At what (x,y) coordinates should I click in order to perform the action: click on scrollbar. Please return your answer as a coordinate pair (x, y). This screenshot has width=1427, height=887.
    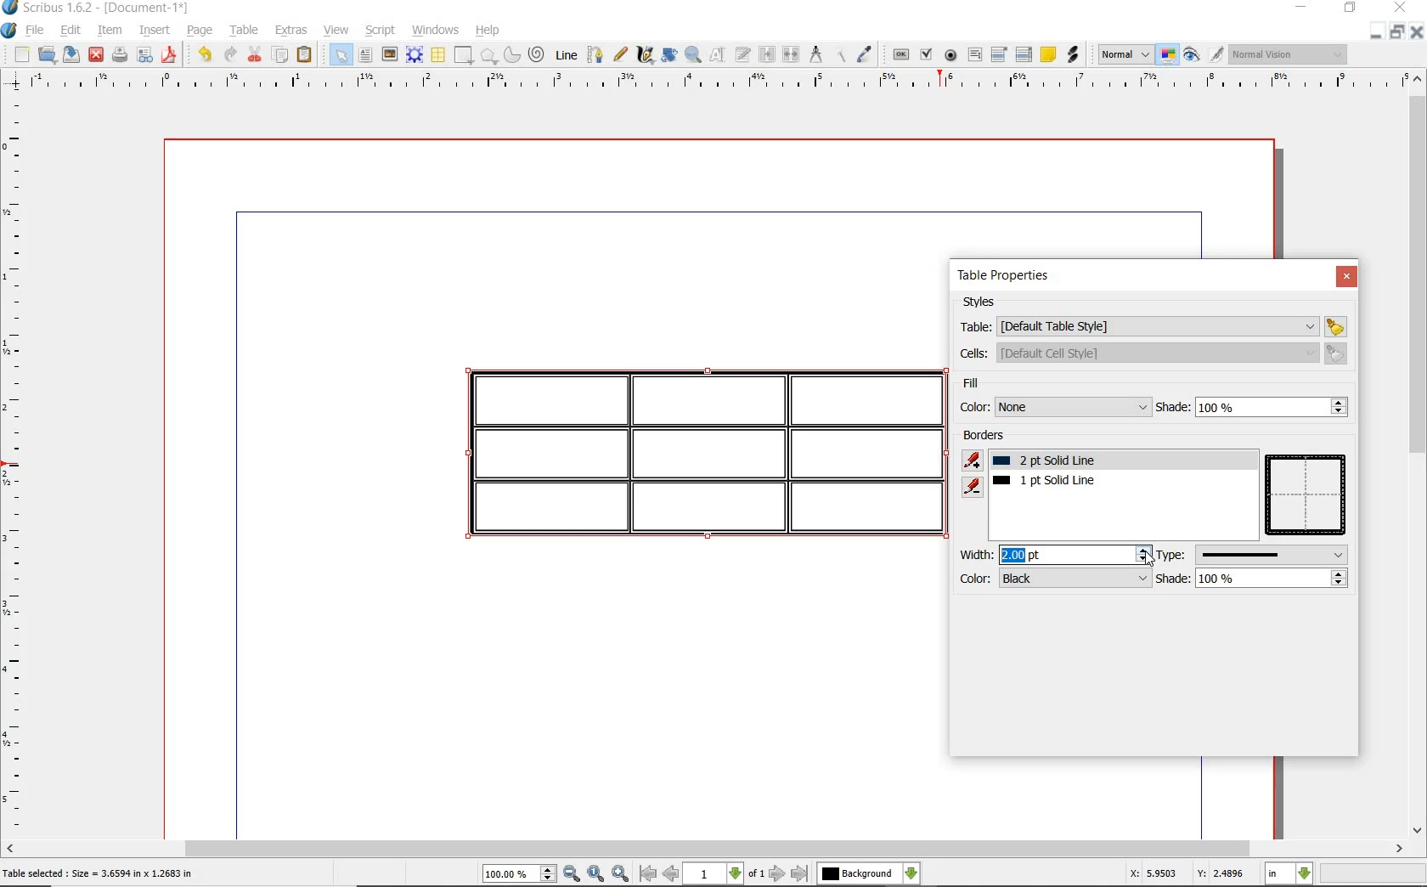
    Looking at the image, I should click on (713, 849).